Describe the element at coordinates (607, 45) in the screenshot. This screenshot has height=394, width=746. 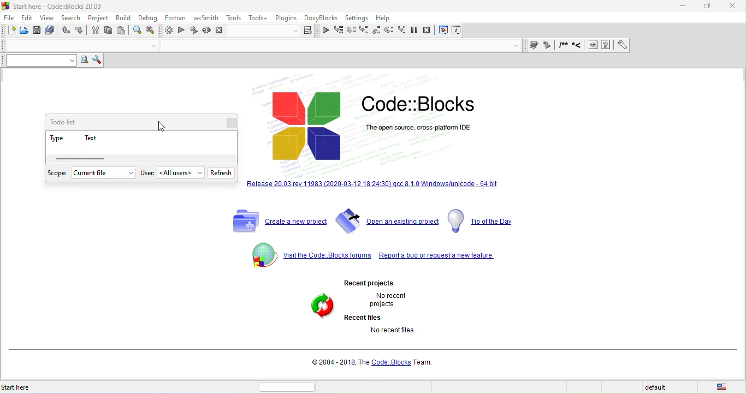
I see `run chm` at that location.